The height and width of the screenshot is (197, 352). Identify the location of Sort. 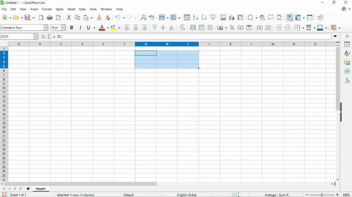
(187, 17).